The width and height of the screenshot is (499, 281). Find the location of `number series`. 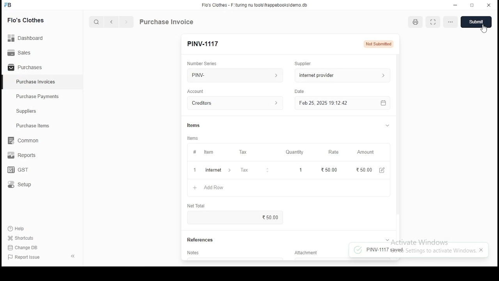

number series is located at coordinates (202, 63).